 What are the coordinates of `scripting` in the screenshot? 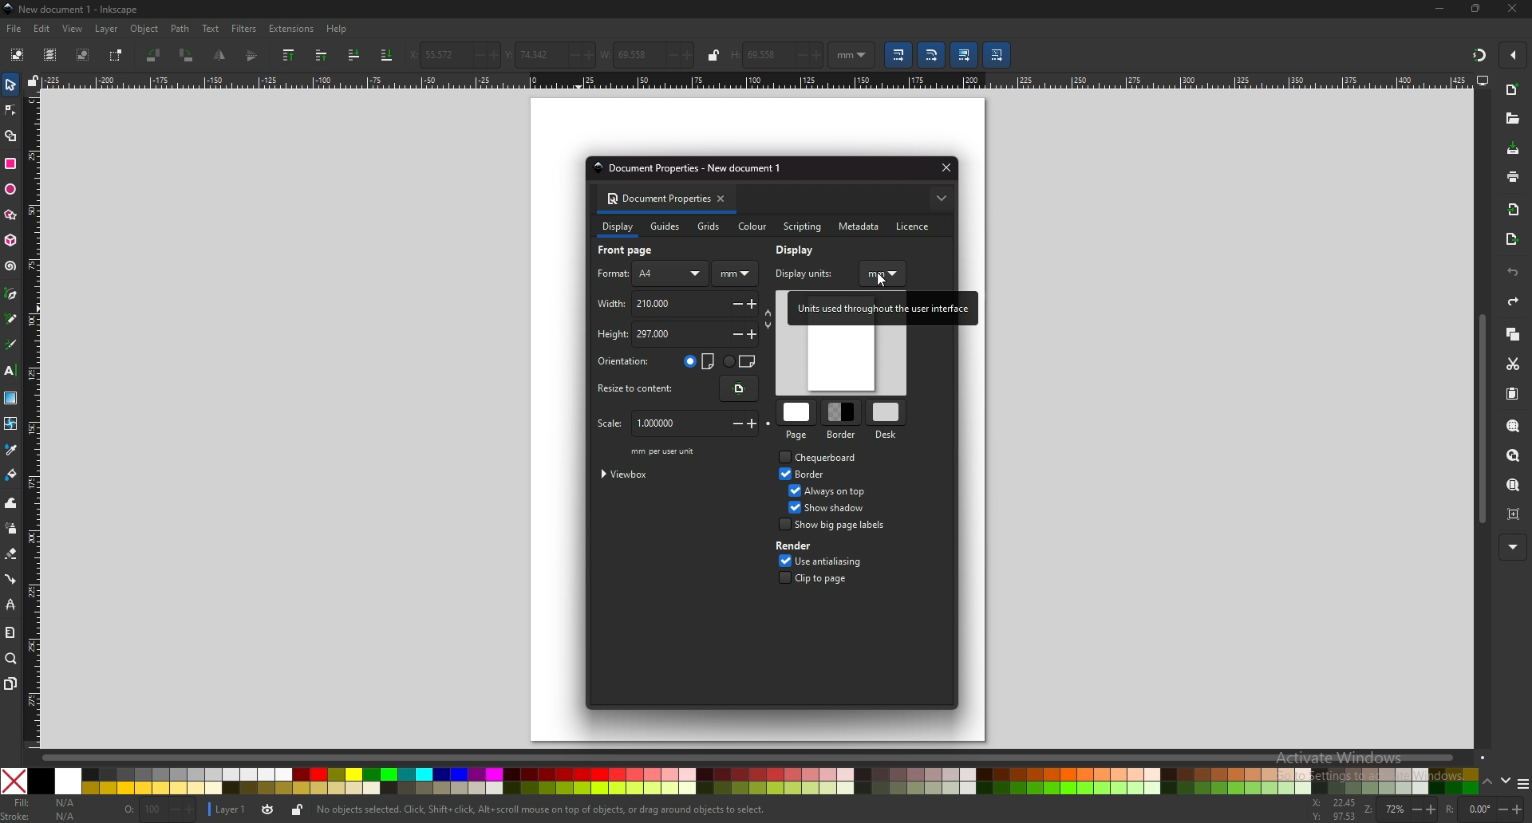 It's located at (800, 226).